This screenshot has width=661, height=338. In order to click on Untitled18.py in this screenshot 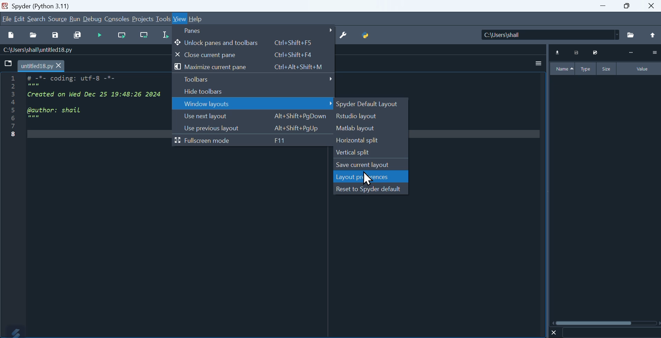, I will do `click(41, 66)`.